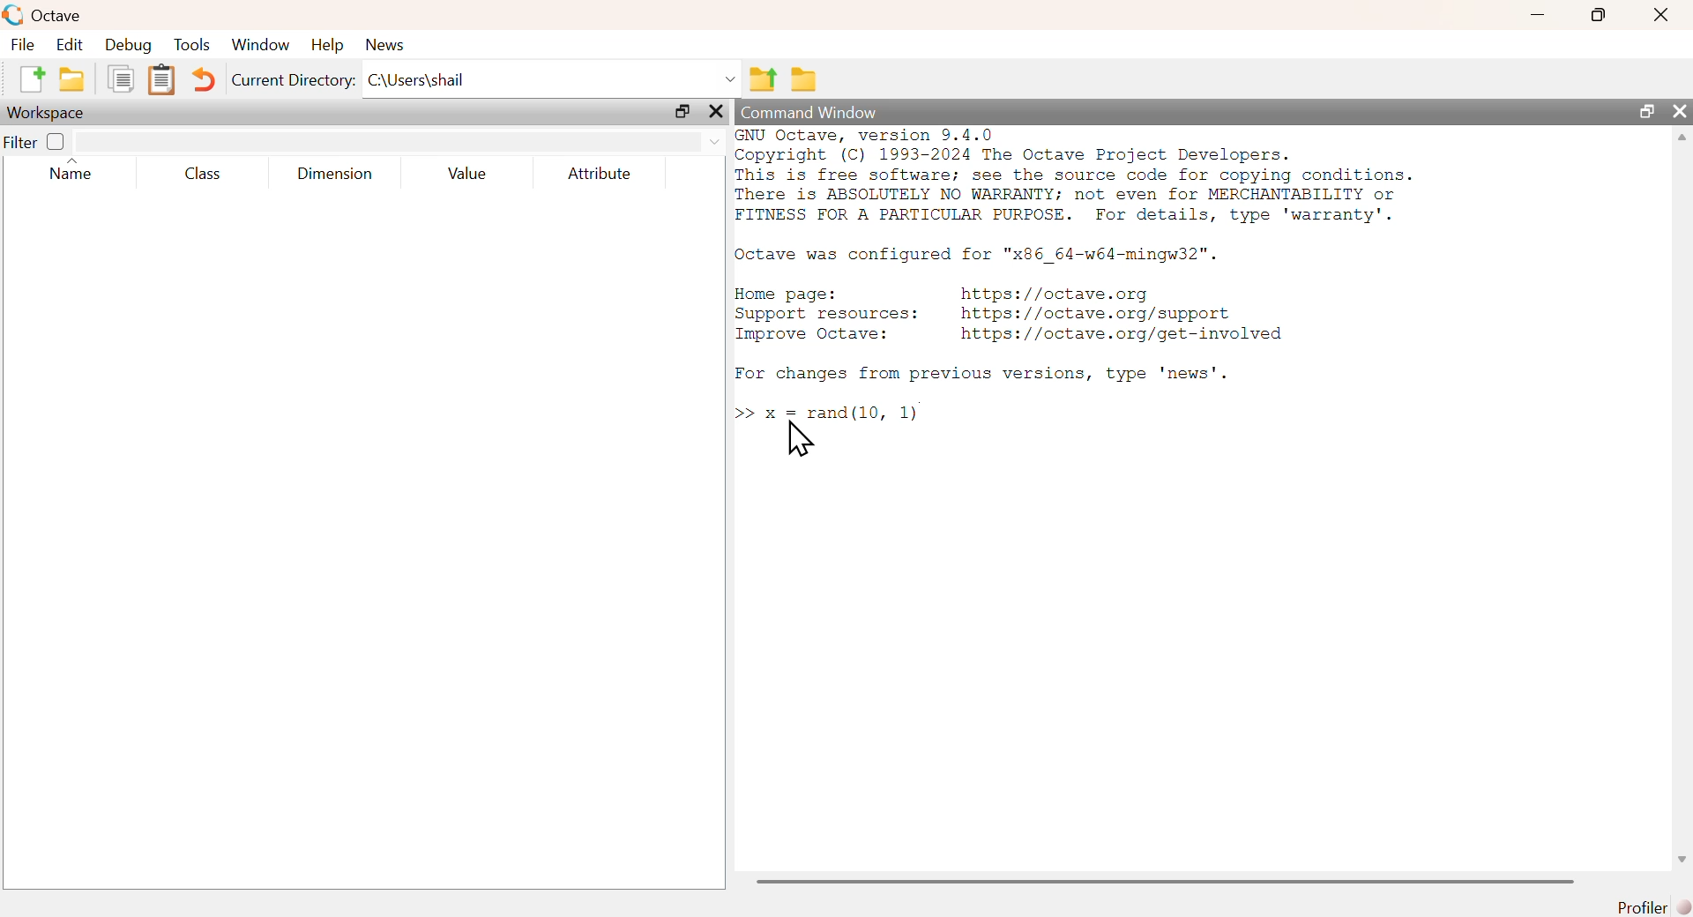  Describe the element at coordinates (1166, 882) in the screenshot. I see `scrollbar` at that location.